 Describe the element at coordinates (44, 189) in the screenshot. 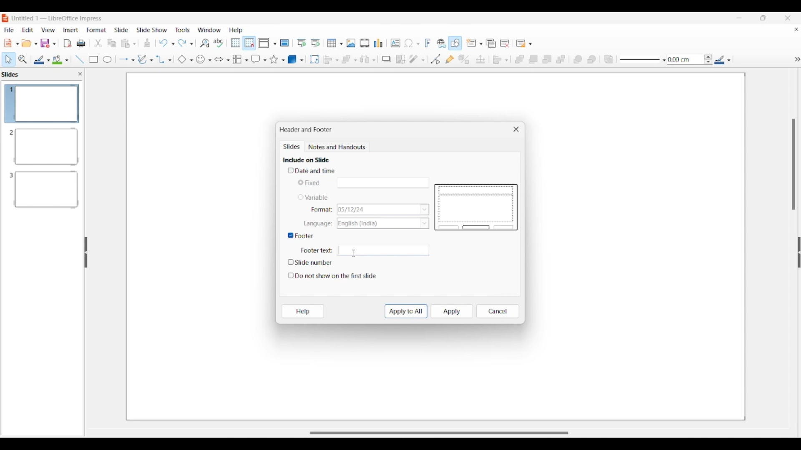

I see `Slide 3` at that location.